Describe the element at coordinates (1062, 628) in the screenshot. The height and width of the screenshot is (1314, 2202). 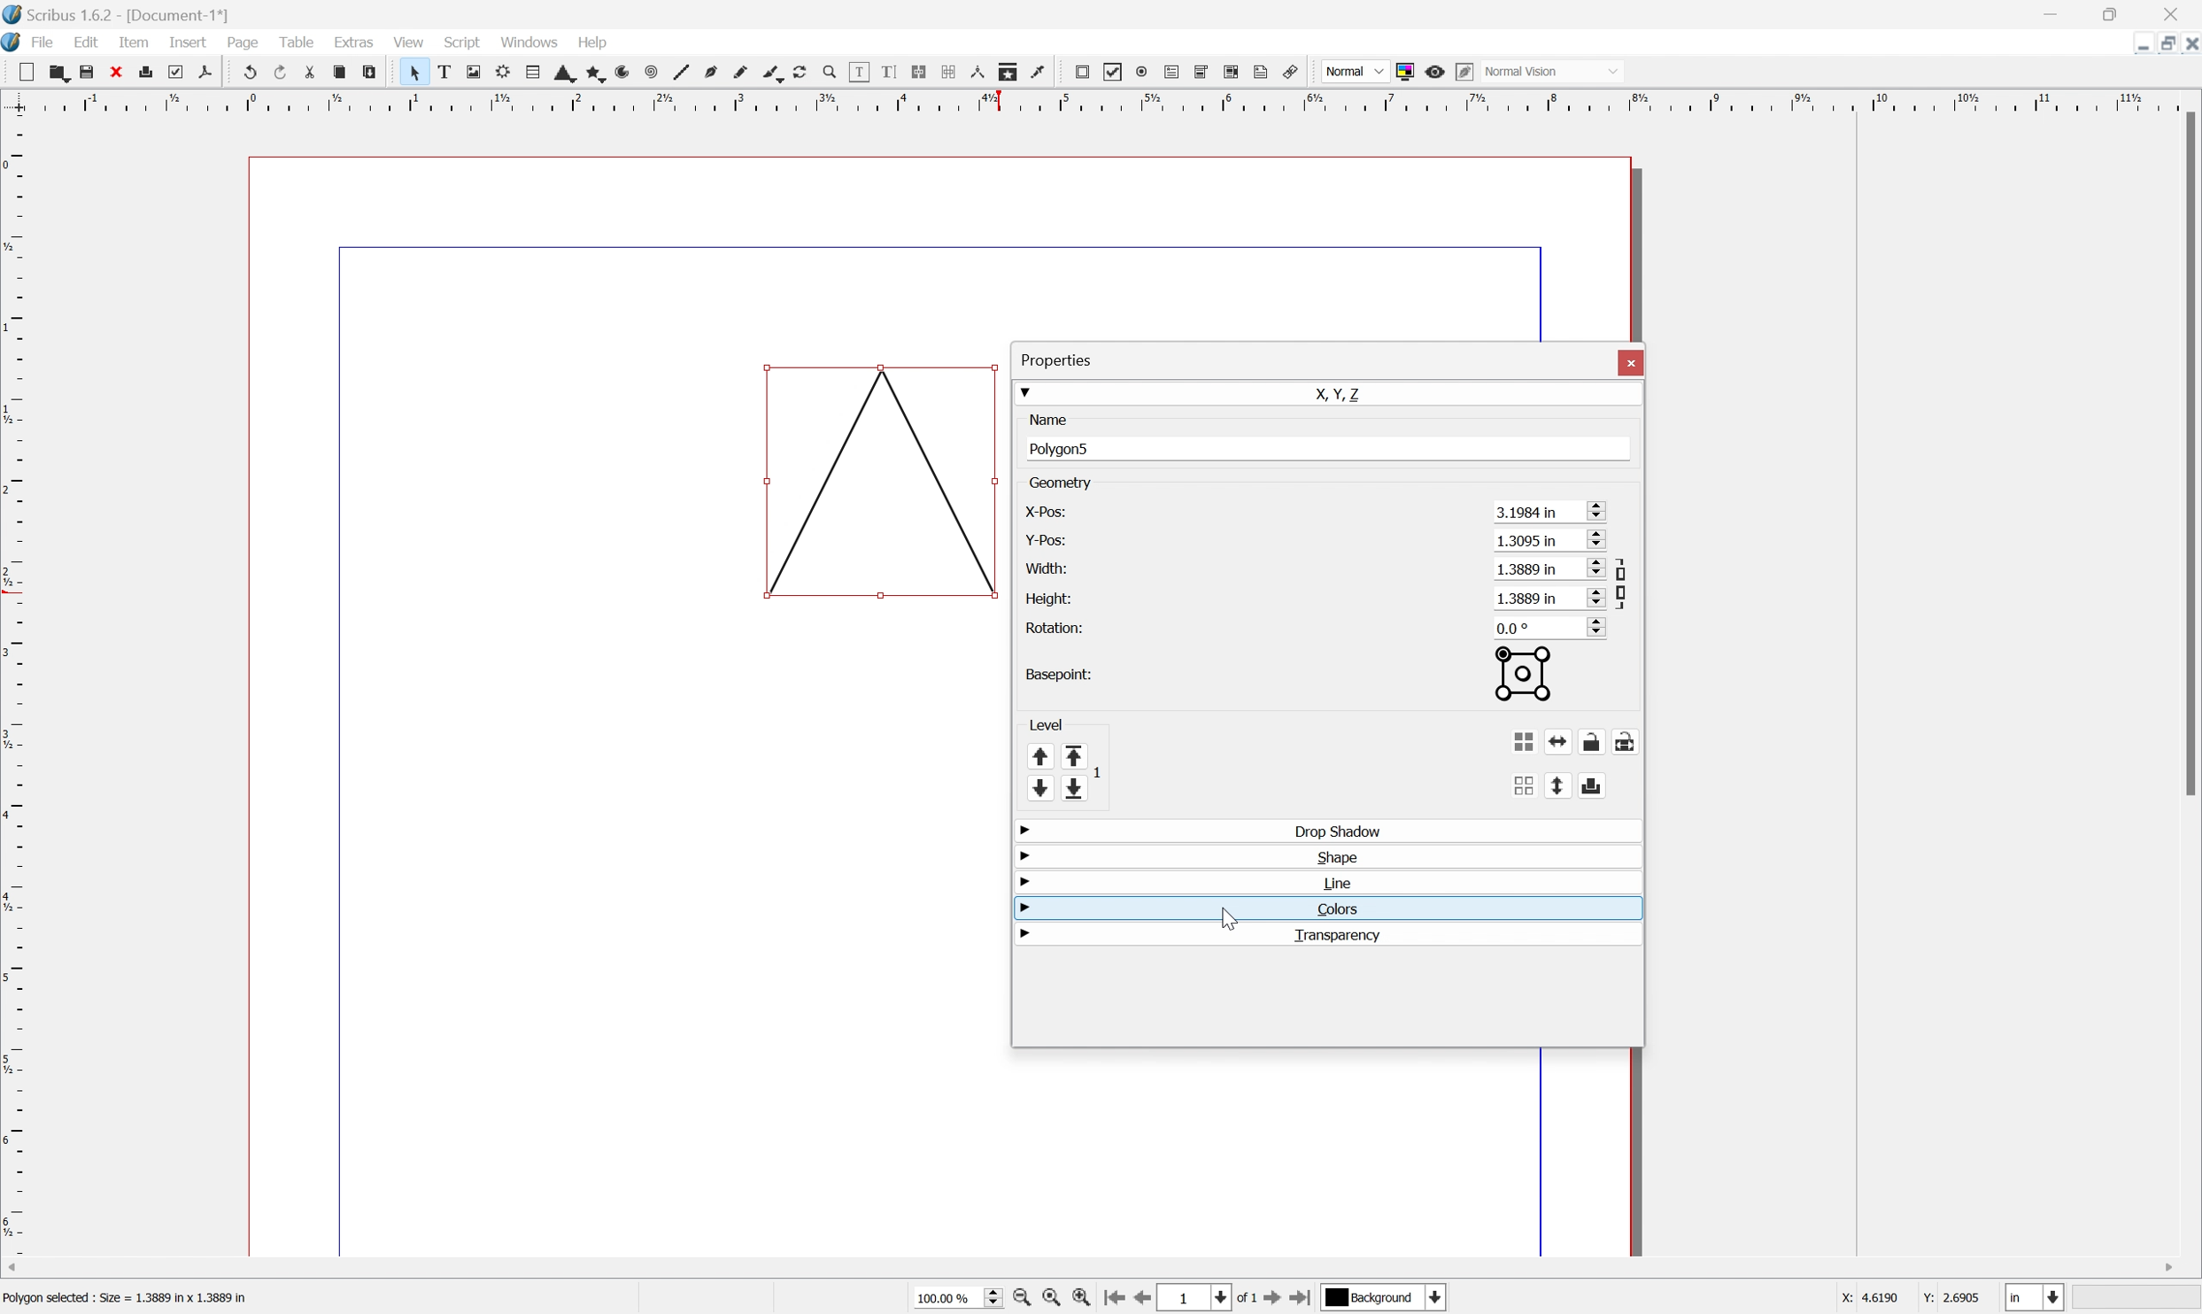
I see `Rotation:` at that location.